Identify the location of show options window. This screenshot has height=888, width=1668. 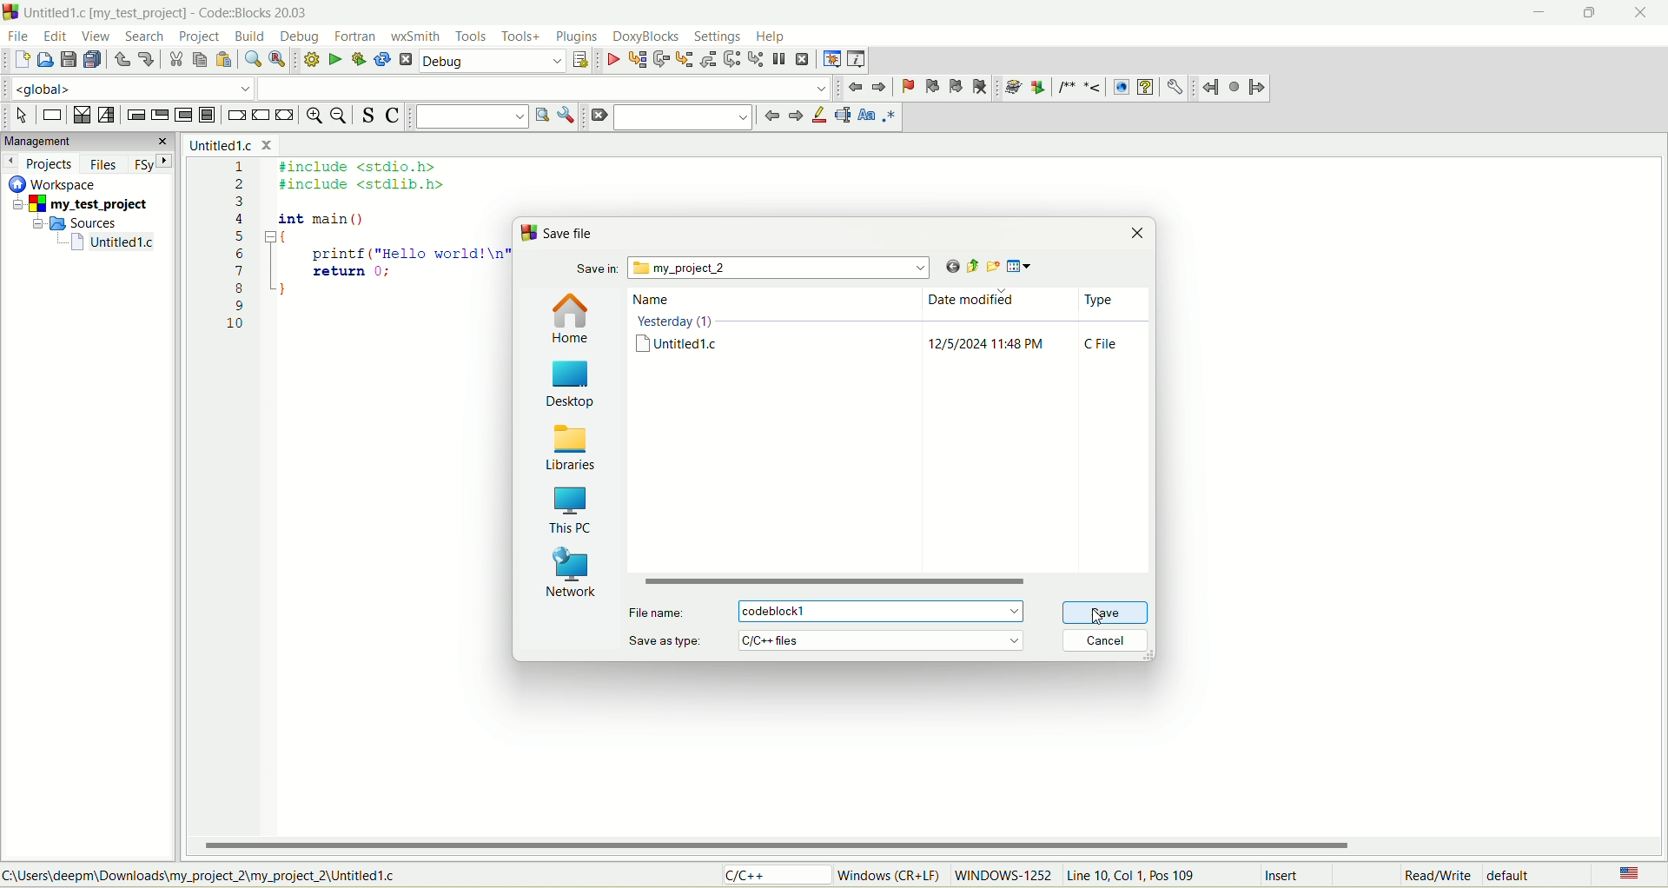
(568, 116).